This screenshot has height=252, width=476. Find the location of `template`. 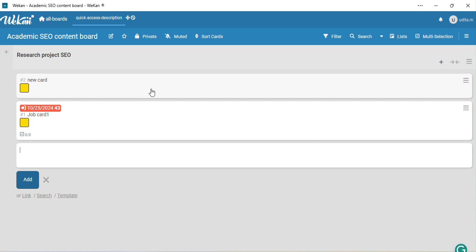

template is located at coordinates (73, 196).